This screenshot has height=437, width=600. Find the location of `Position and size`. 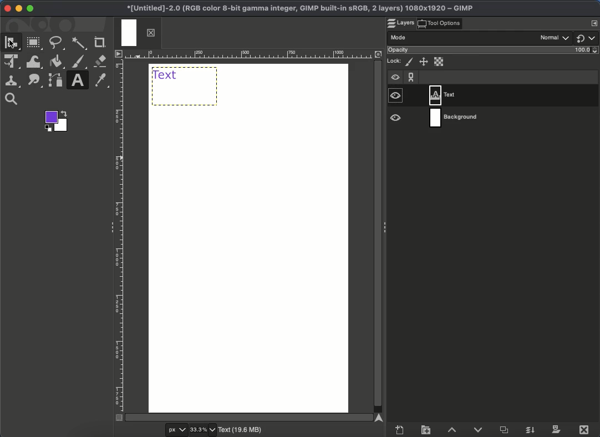

Position and size is located at coordinates (423, 62).